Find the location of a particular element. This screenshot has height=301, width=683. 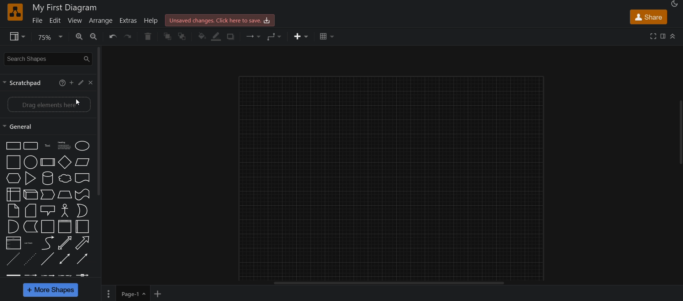

50% is located at coordinates (73, 84).